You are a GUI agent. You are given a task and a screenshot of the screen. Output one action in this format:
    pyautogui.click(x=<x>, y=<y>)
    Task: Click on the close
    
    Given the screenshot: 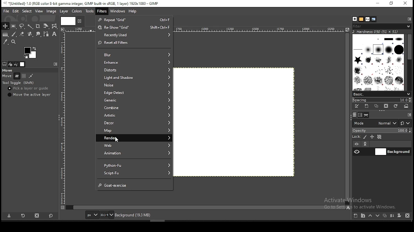 What is the action you would take?
    pyautogui.click(x=79, y=21)
    